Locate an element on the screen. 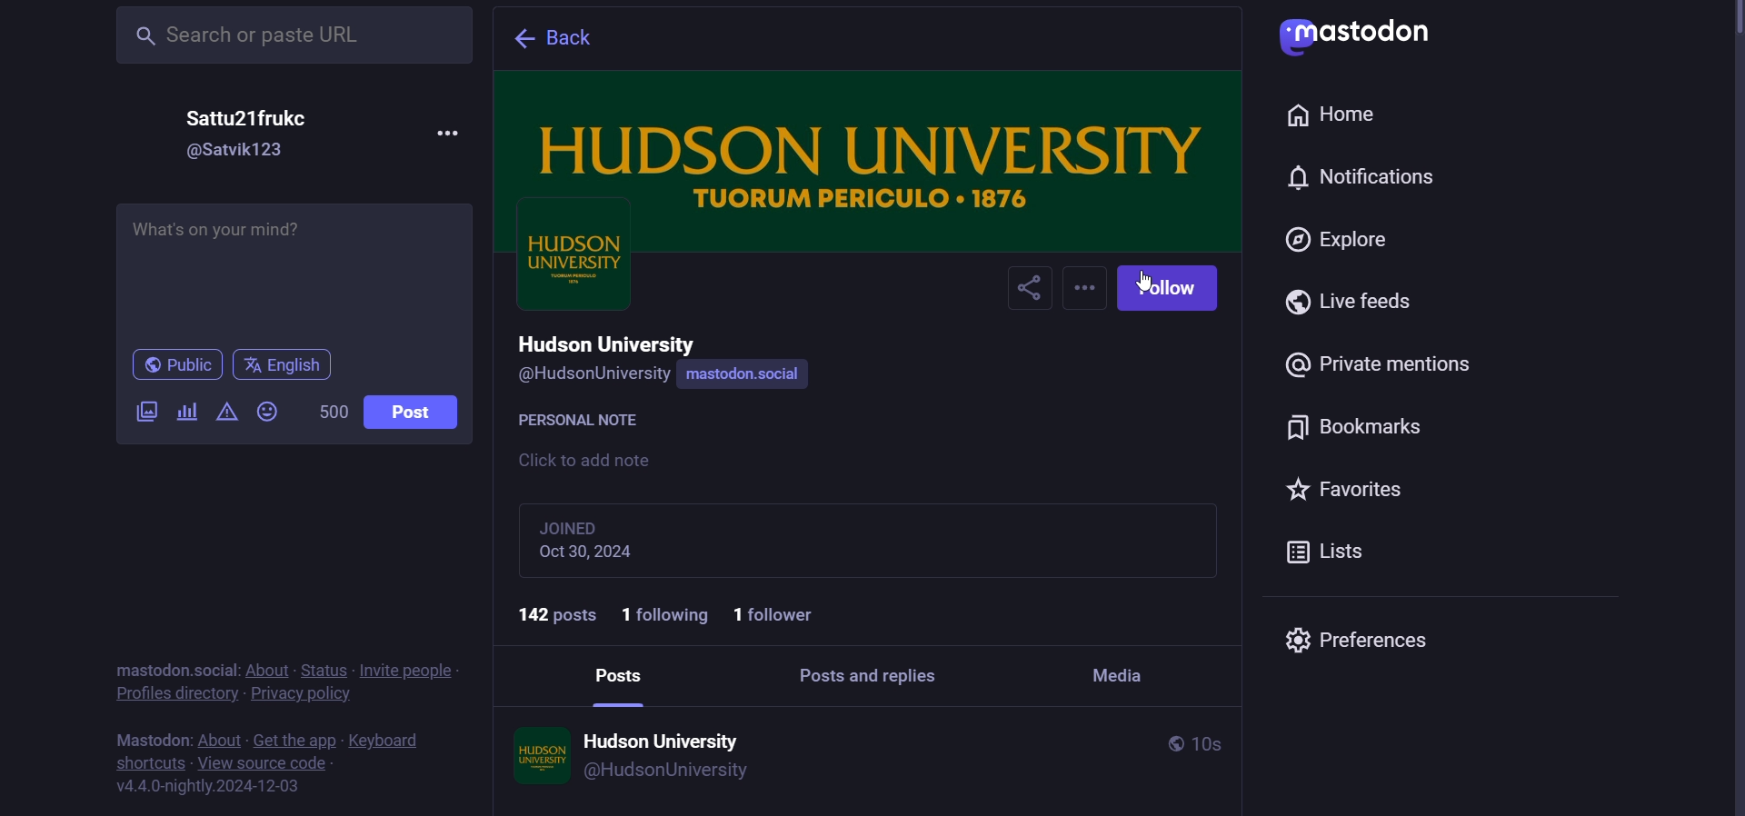  mastodon social is located at coordinates (745, 376).